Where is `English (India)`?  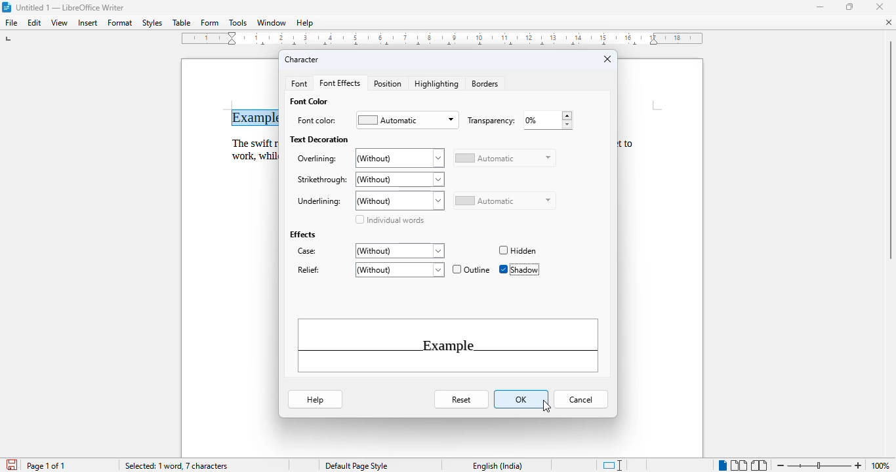 English (India) is located at coordinates (498, 466).